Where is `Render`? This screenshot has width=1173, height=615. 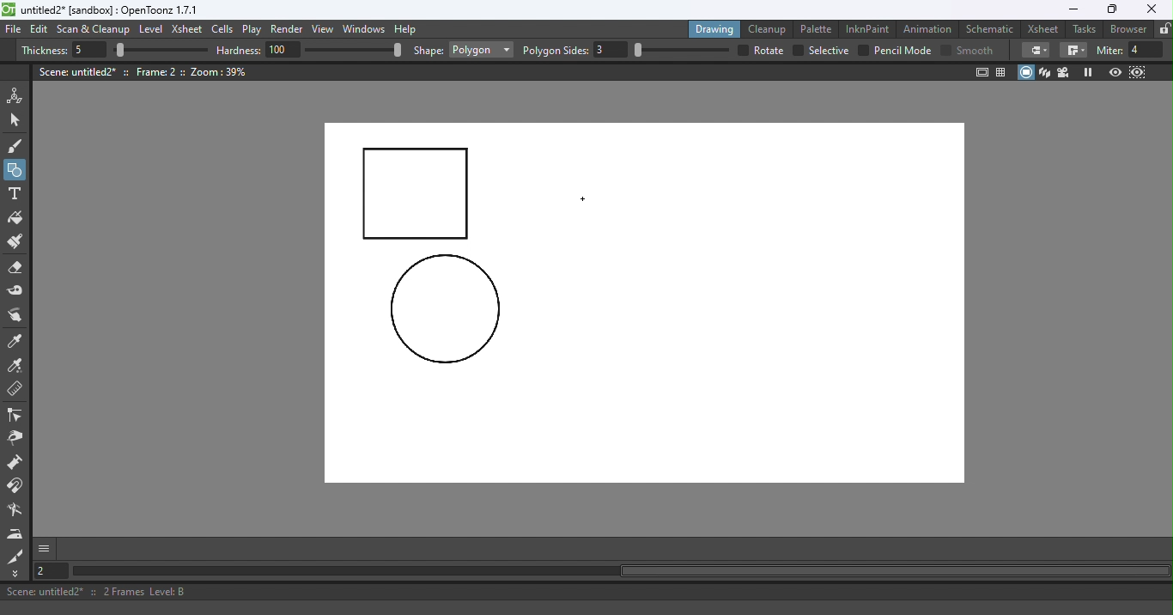
Render is located at coordinates (289, 30).